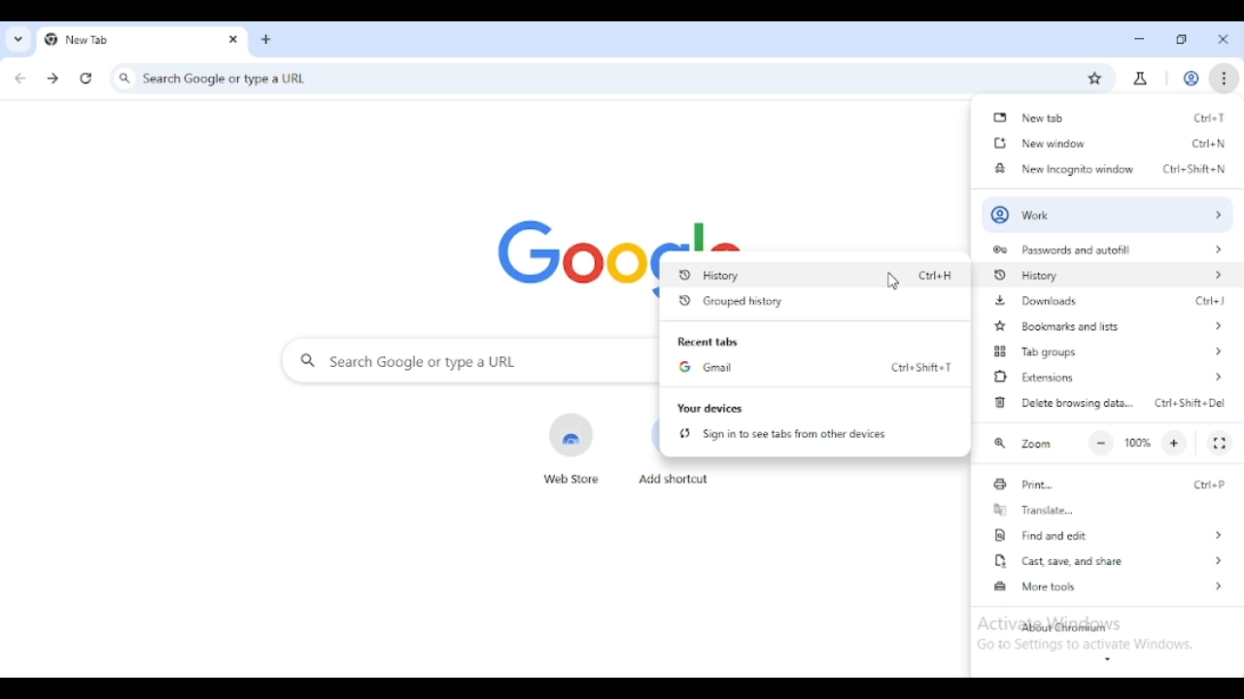 The width and height of the screenshot is (1244, 699). What do you see at coordinates (1029, 484) in the screenshot?
I see `print` at bounding box center [1029, 484].